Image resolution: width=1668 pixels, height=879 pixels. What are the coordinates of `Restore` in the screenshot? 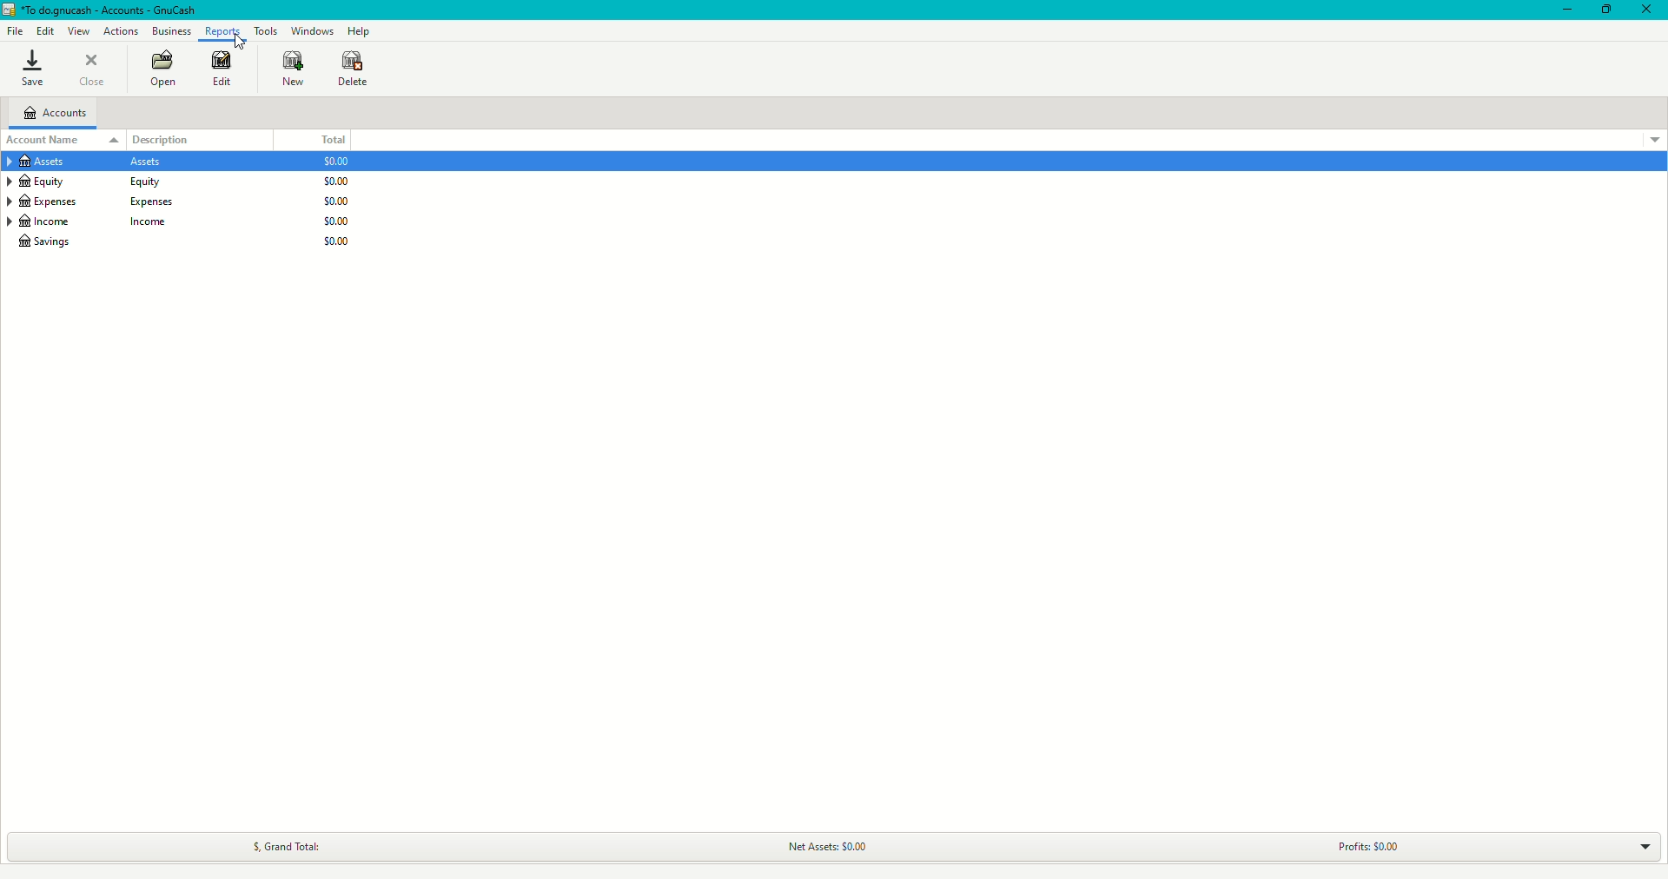 It's located at (1602, 12).